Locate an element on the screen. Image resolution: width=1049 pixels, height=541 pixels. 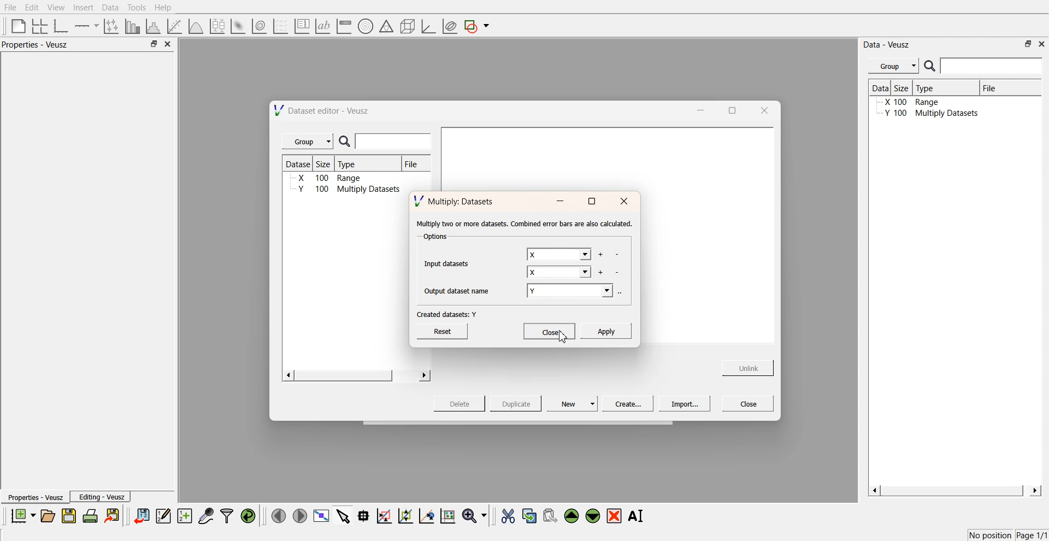
Delete is located at coordinates (461, 403).